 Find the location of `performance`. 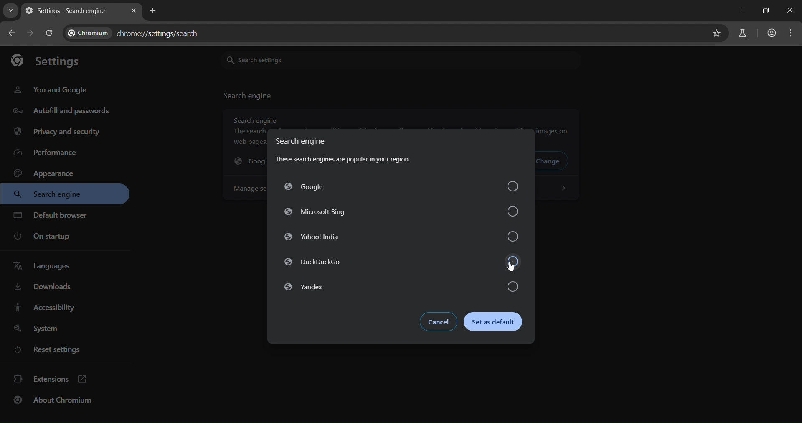

performance is located at coordinates (48, 153).